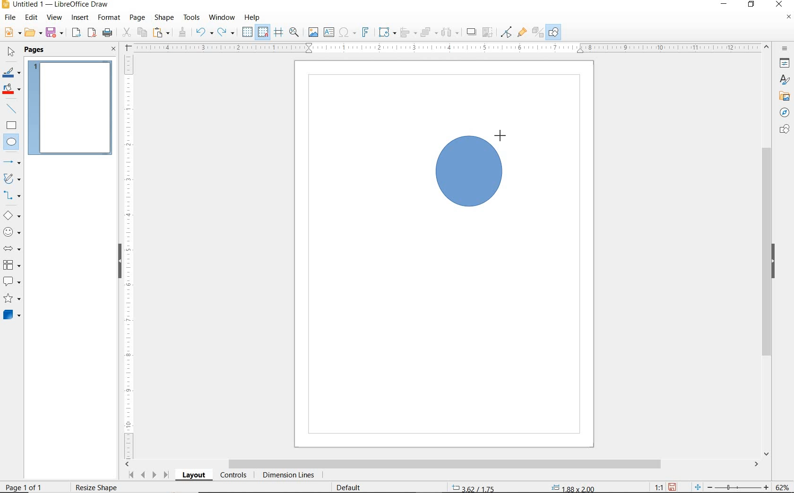  I want to click on CONTROLS, so click(234, 476).